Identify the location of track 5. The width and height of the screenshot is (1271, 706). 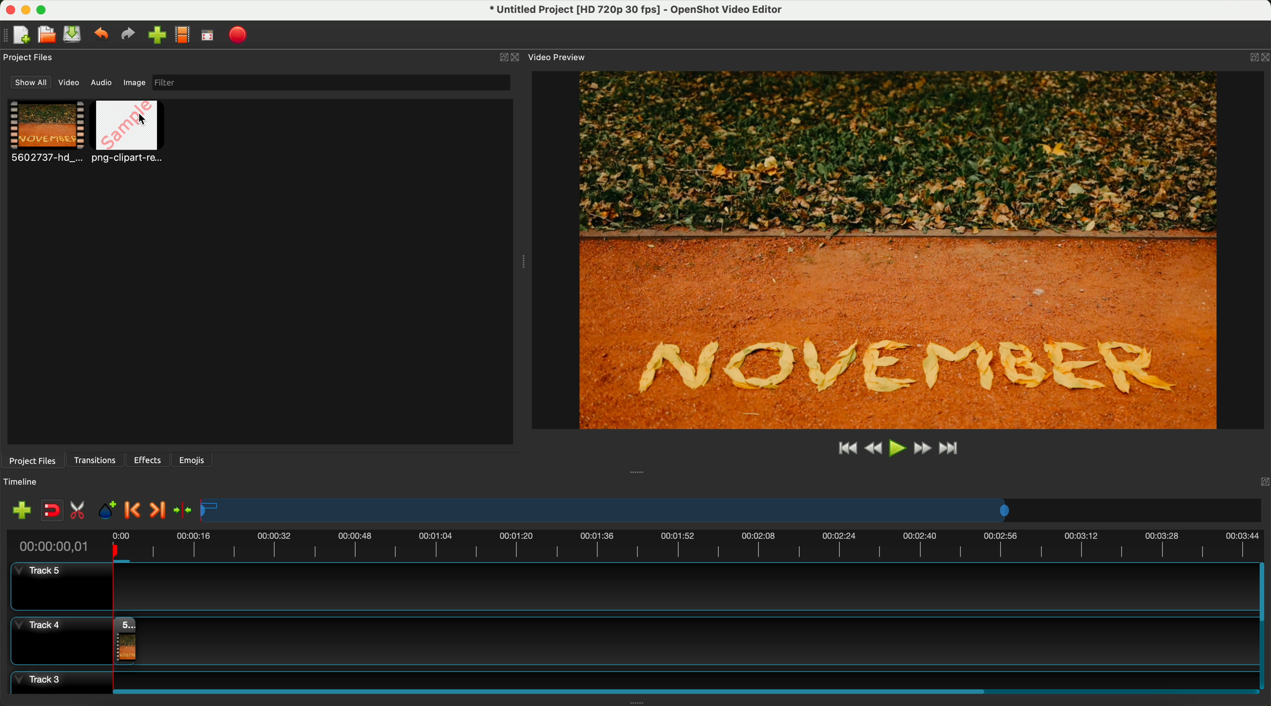
(629, 587).